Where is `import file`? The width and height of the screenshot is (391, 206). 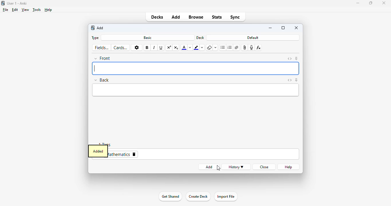 import file is located at coordinates (226, 197).